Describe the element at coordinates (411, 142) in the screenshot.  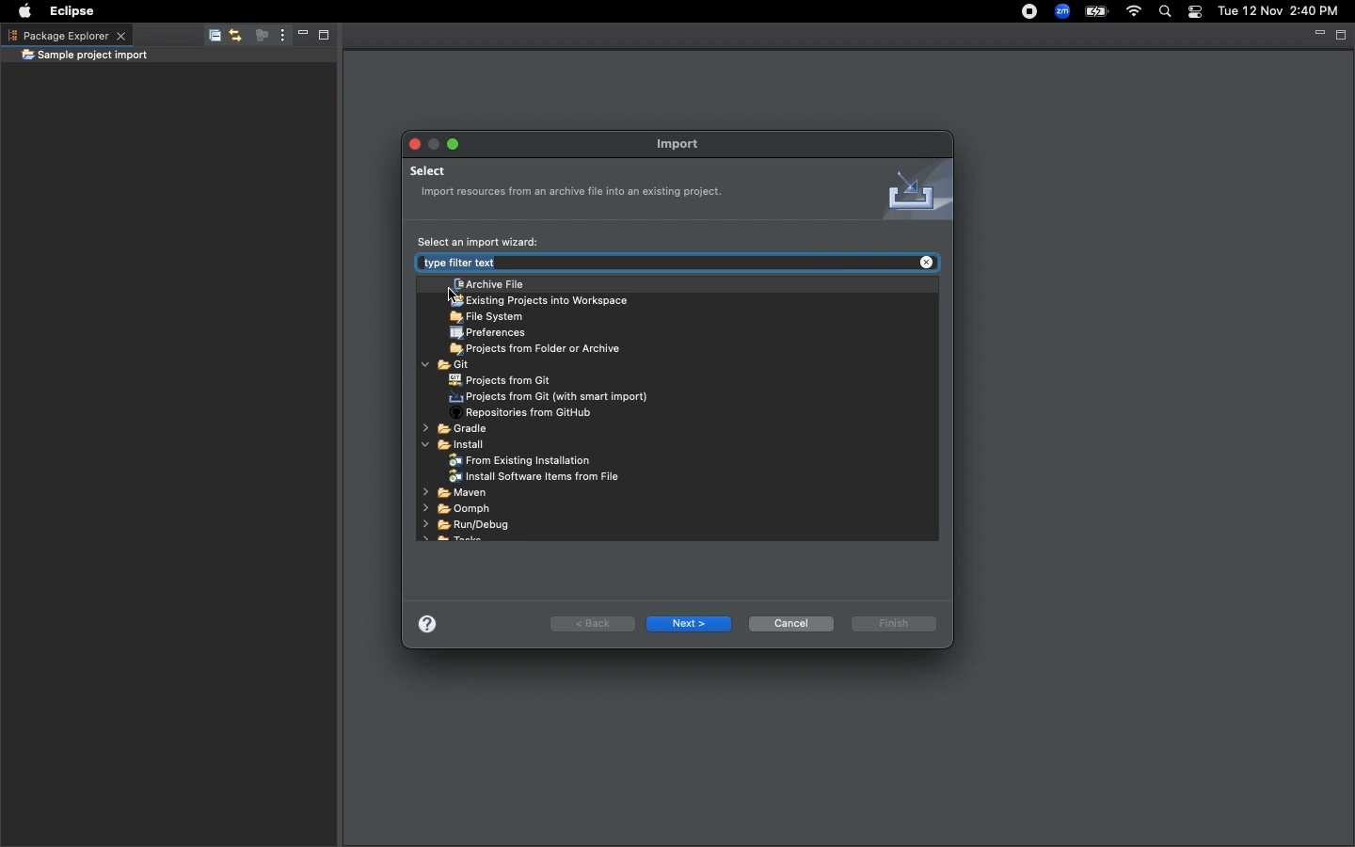
I see `Close` at that location.